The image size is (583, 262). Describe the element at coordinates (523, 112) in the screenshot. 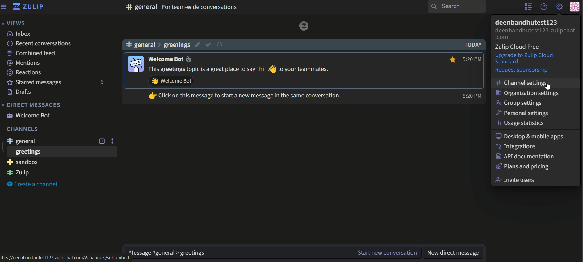

I see `personal settings` at that location.